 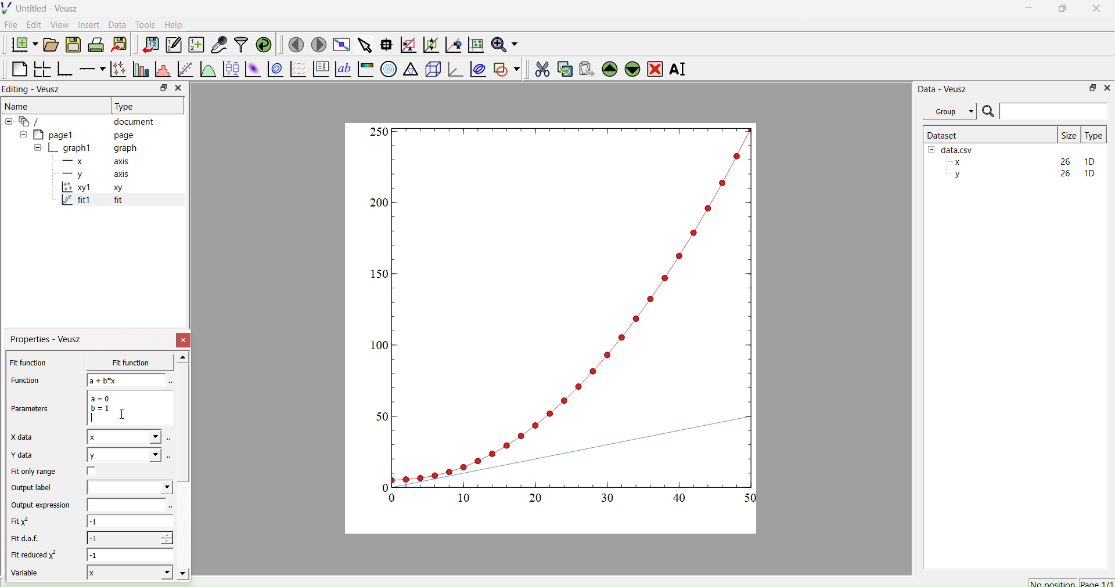 What do you see at coordinates (117, 25) in the screenshot?
I see `Data` at bounding box center [117, 25].